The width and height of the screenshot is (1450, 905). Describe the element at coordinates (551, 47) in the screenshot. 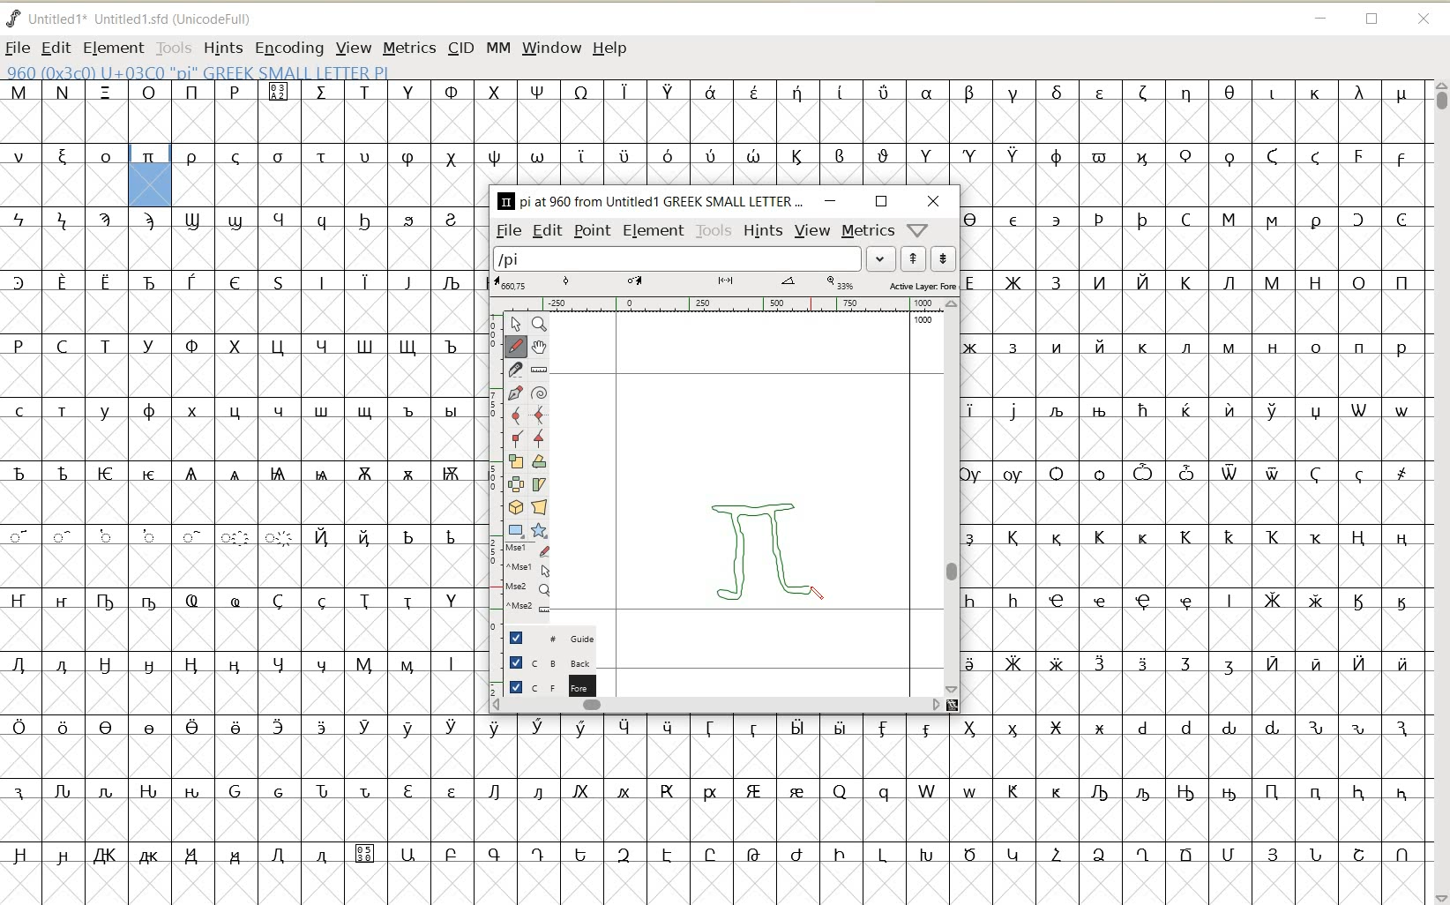

I see `WINDOW` at that location.